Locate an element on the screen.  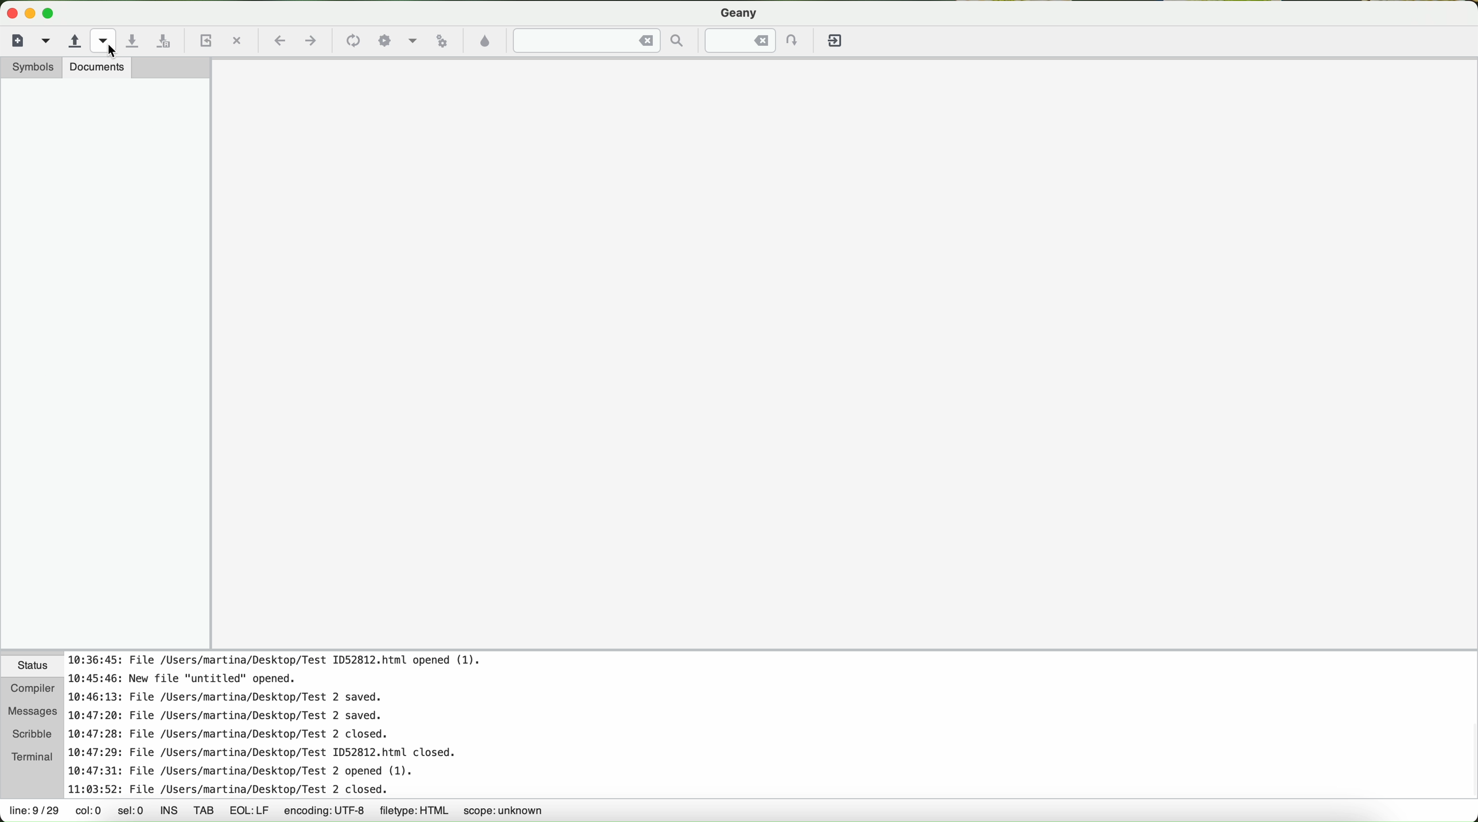
navigate back is located at coordinates (281, 44).